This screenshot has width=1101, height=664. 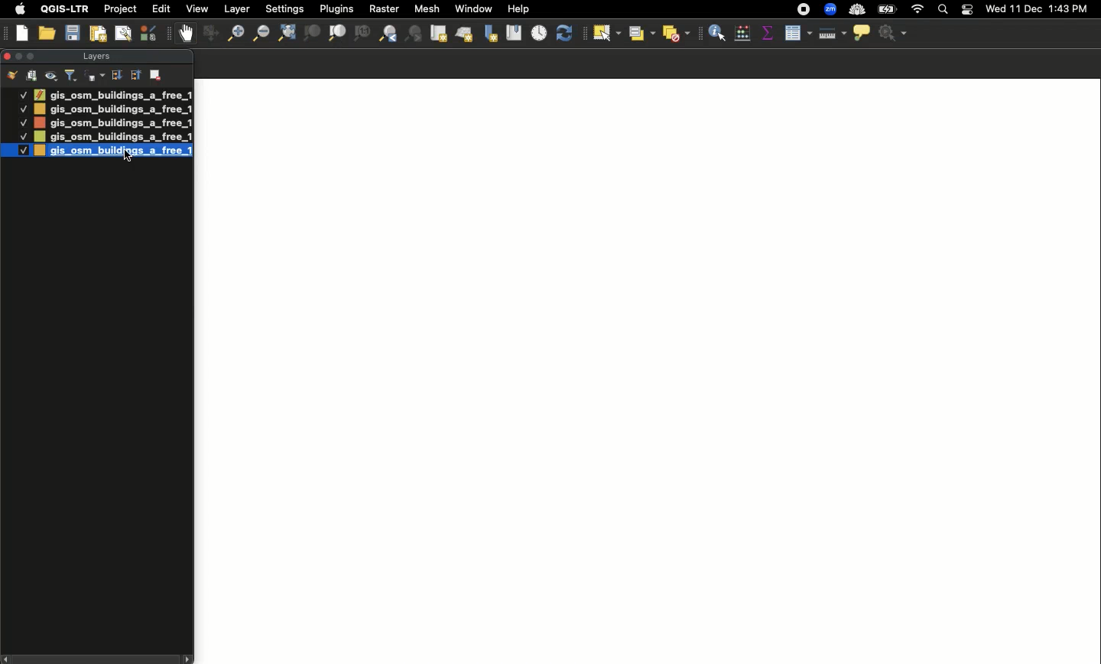 I want to click on Layer , so click(x=95, y=57).